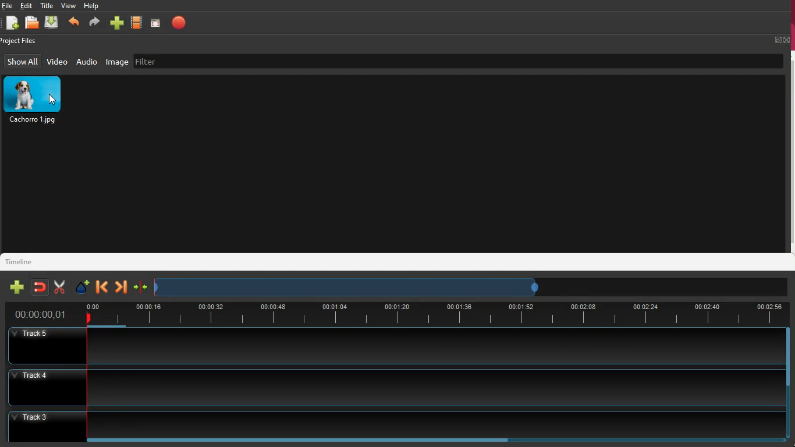 The image size is (795, 447). Describe the element at coordinates (118, 326) in the screenshot. I see `horizontal scroll bar` at that location.